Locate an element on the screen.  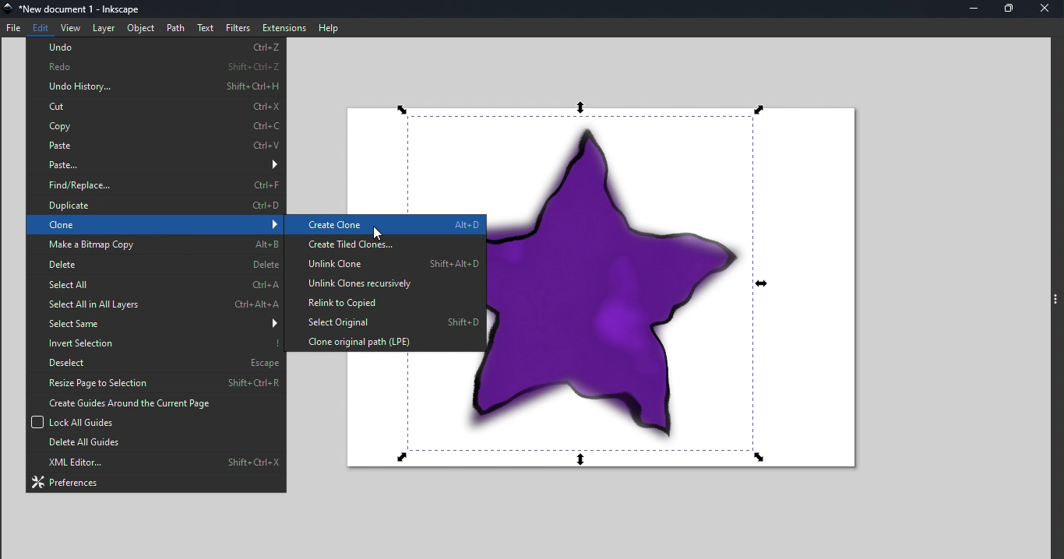
Edit is located at coordinates (42, 26).